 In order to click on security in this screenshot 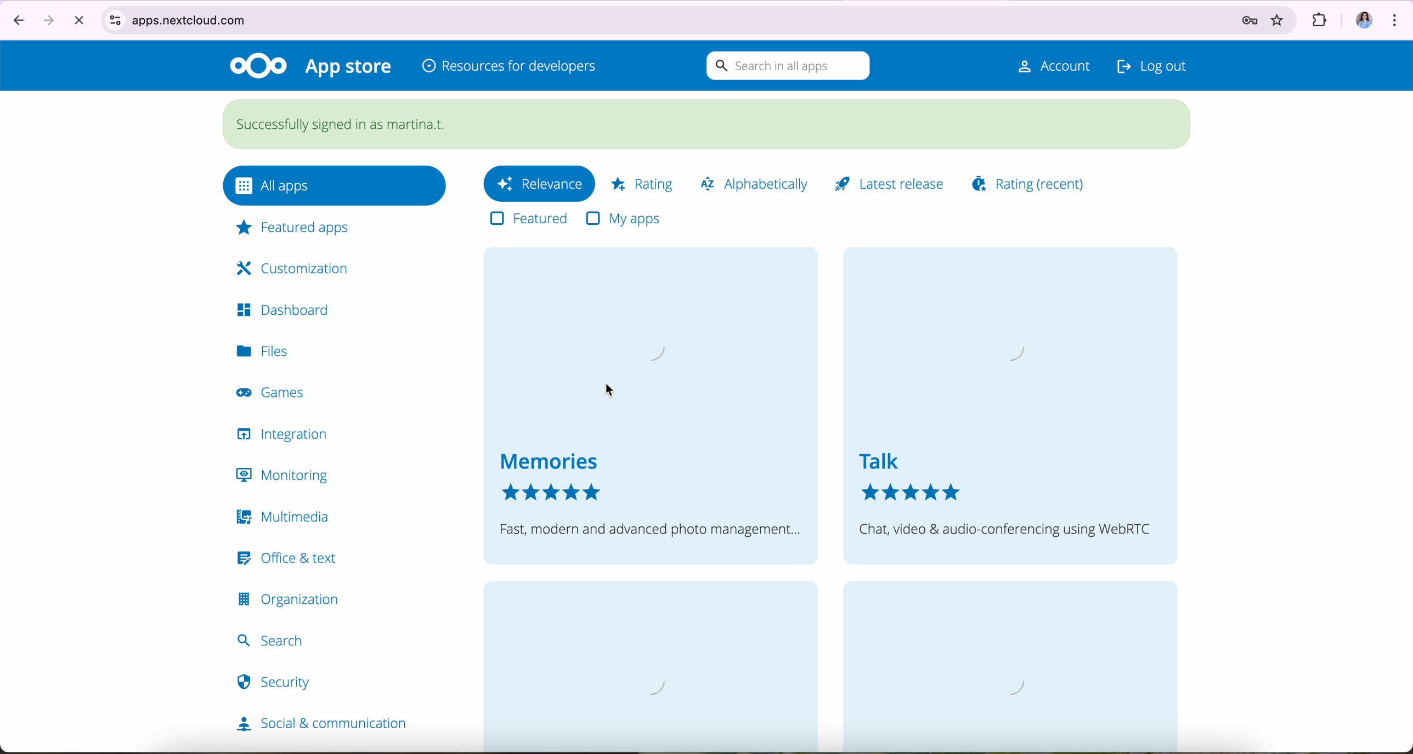, I will do `click(276, 689)`.